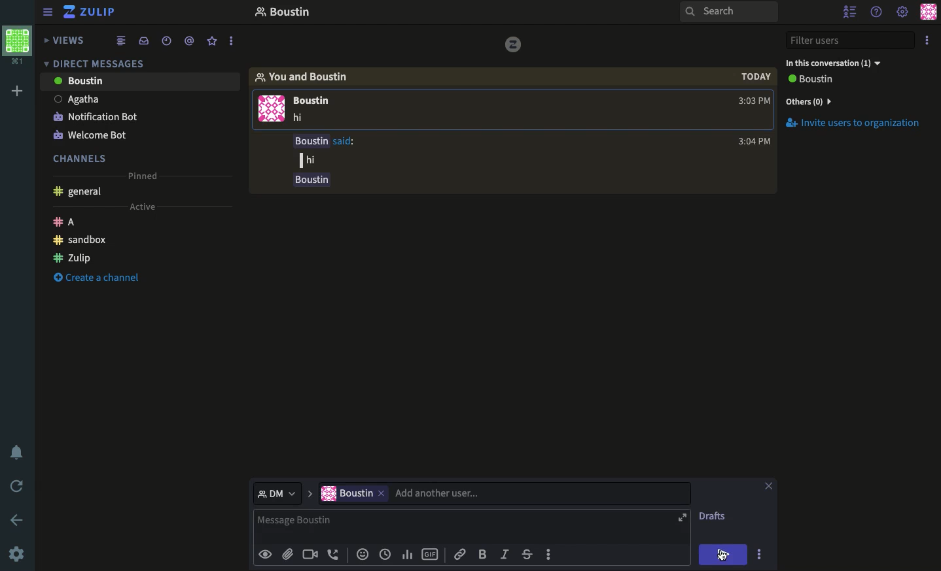 Image resolution: width=941 pixels, height=571 pixels. What do you see at coordinates (310, 555) in the screenshot?
I see `Video` at bounding box center [310, 555].